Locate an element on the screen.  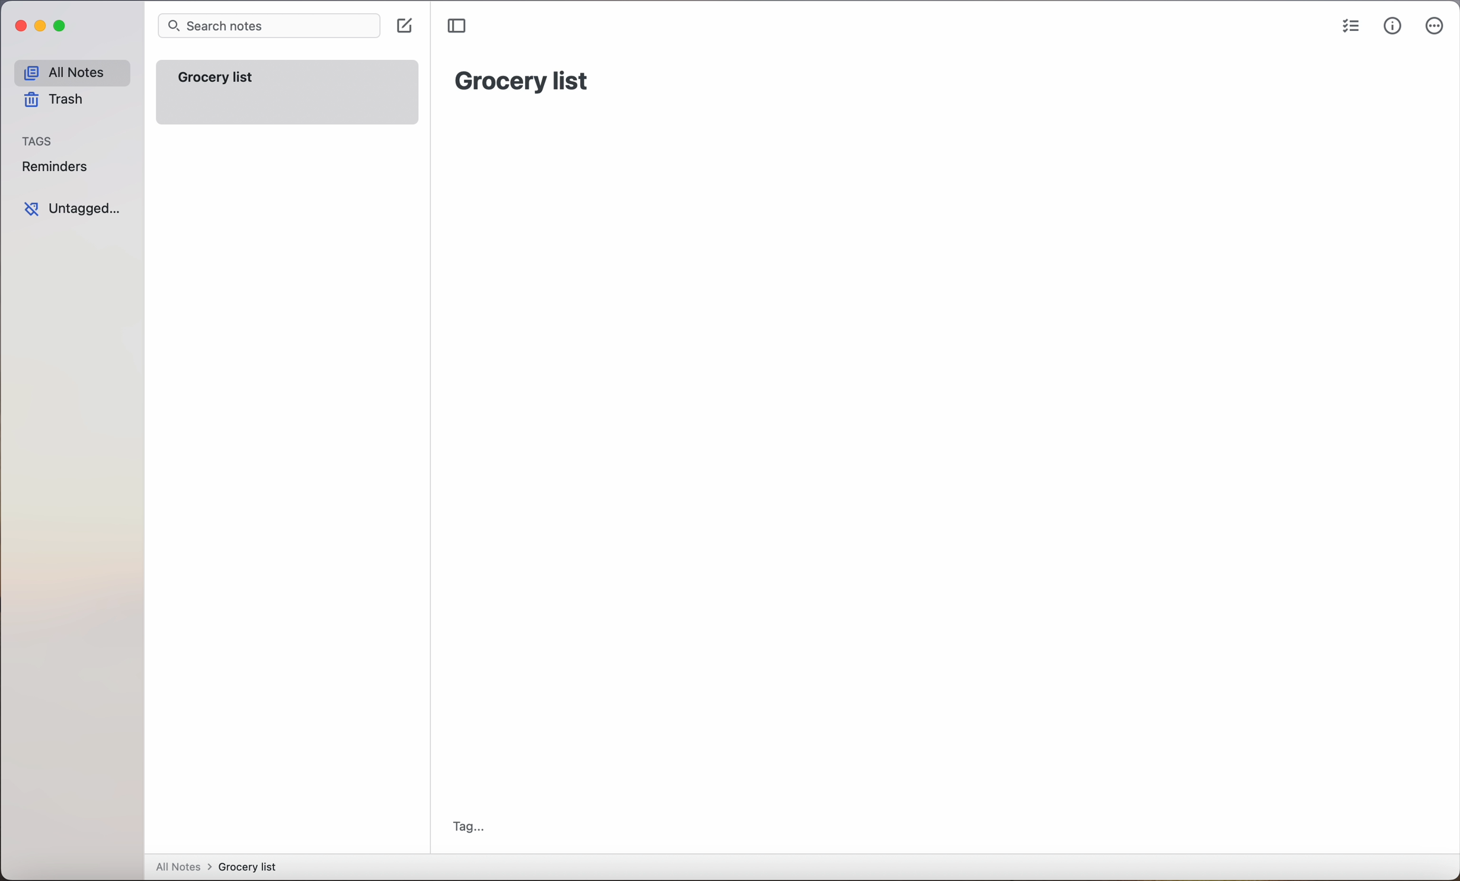
trash is located at coordinates (52, 102).